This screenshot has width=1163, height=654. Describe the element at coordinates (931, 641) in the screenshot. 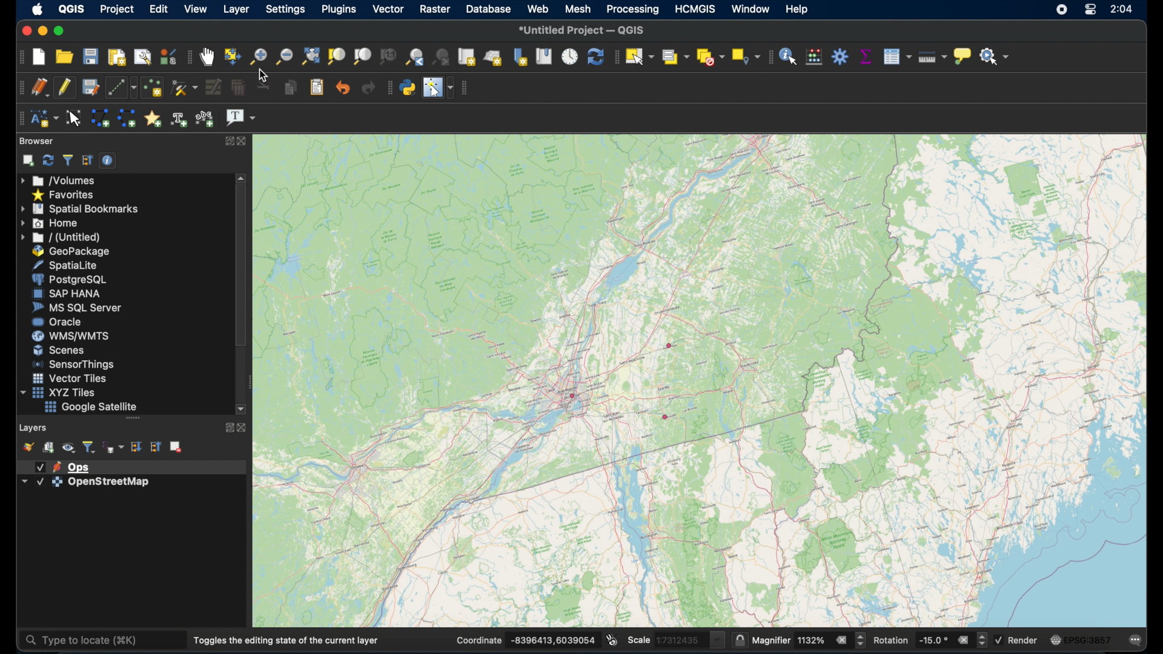

I see `rotation` at that location.